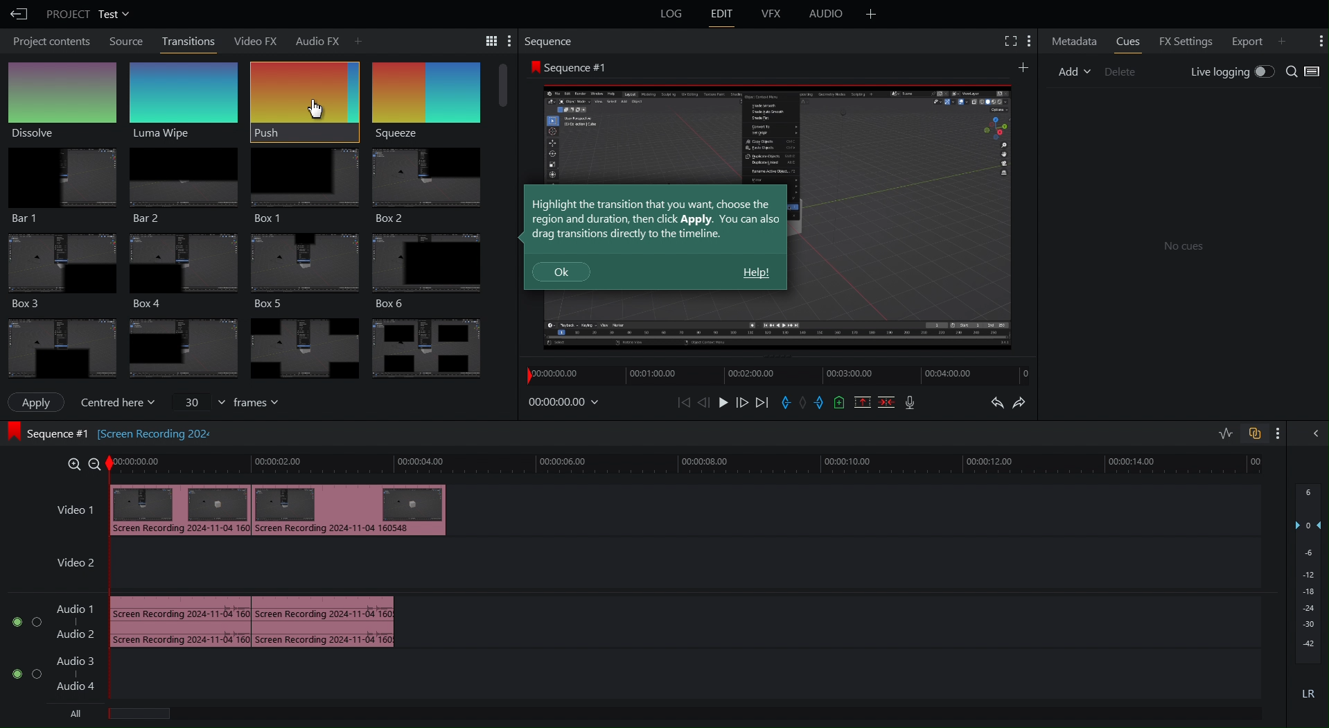 The width and height of the screenshot is (1329, 728). What do you see at coordinates (302, 186) in the screenshot?
I see `Box 1` at bounding box center [302, 186].